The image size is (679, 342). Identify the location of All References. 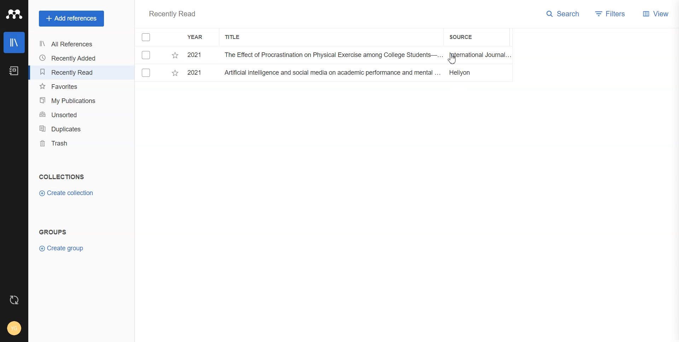
(69, 44).